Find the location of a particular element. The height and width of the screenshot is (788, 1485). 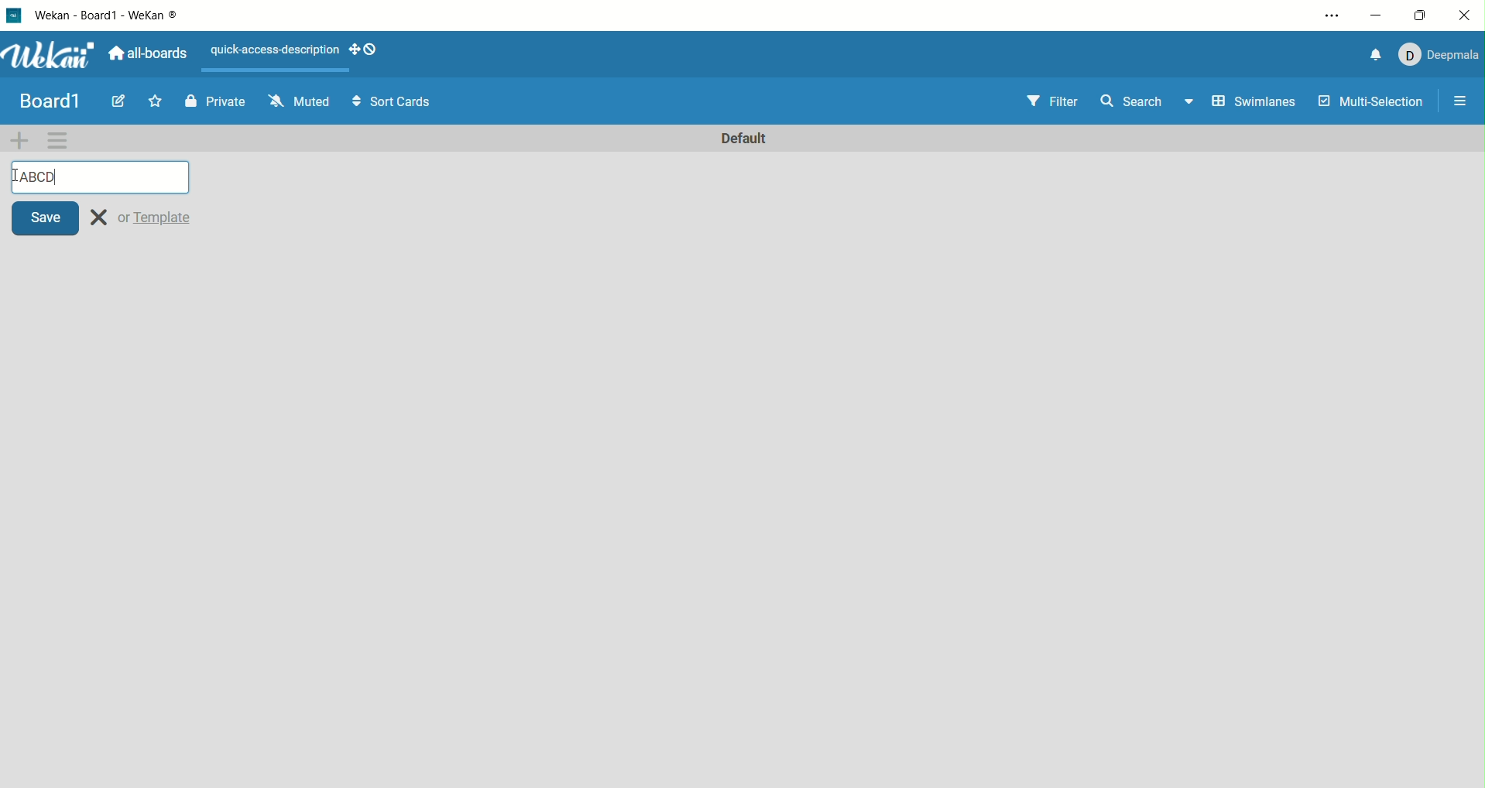

logo is located at coordinates (12, 17).